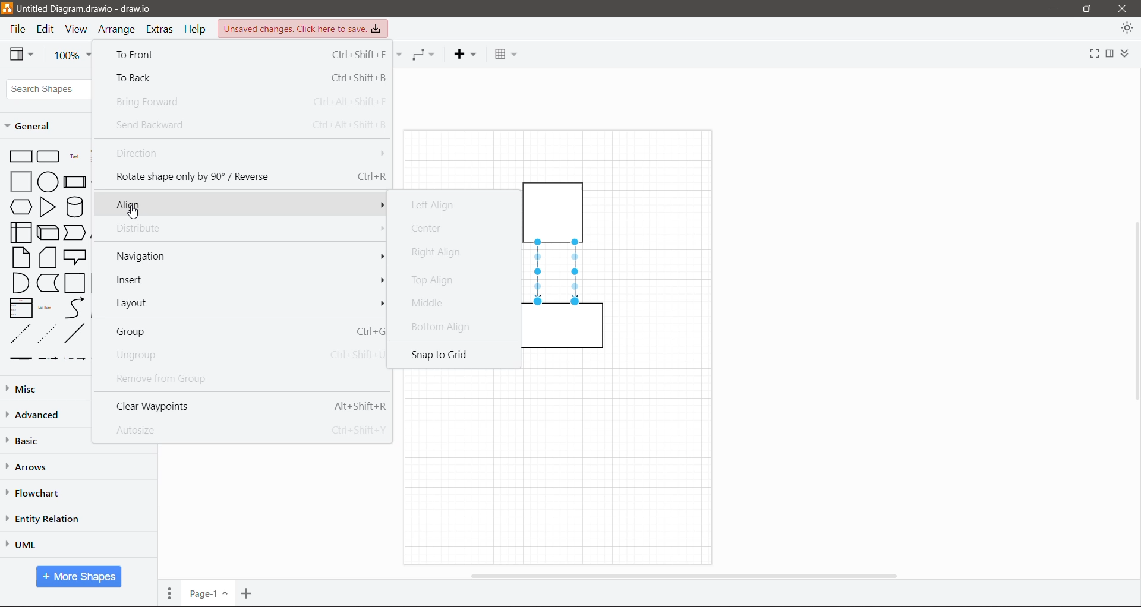  Describe the element at coordinates (32, 126) in the screenshot. I see `General` at that location.